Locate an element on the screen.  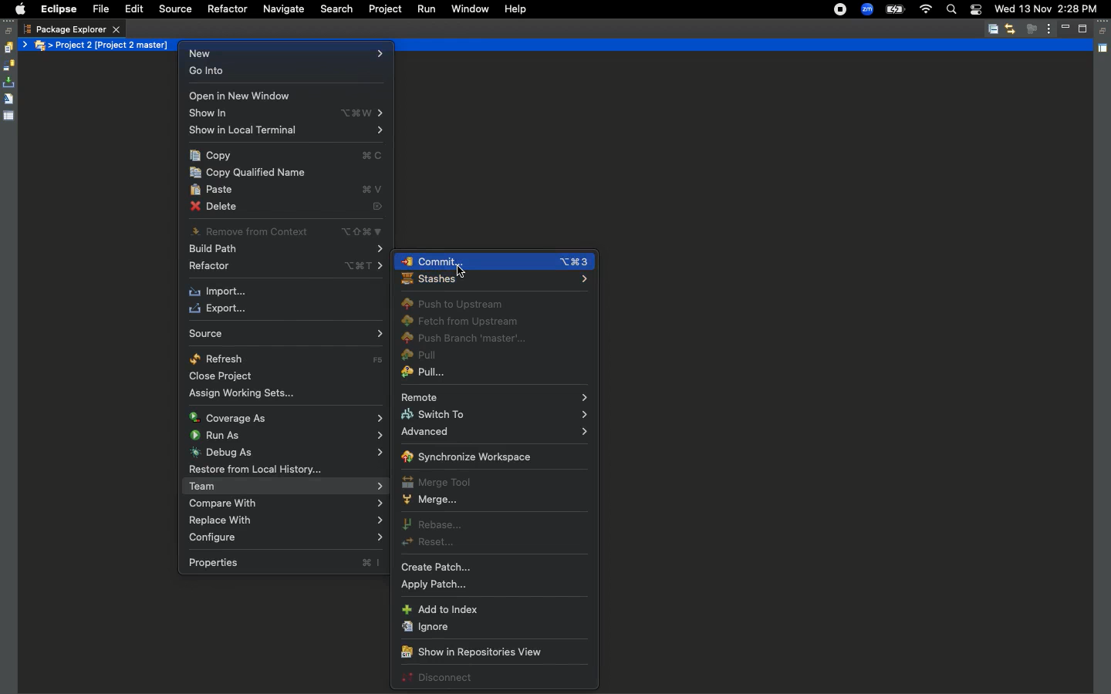
Source is located at coordinates (286, 332).